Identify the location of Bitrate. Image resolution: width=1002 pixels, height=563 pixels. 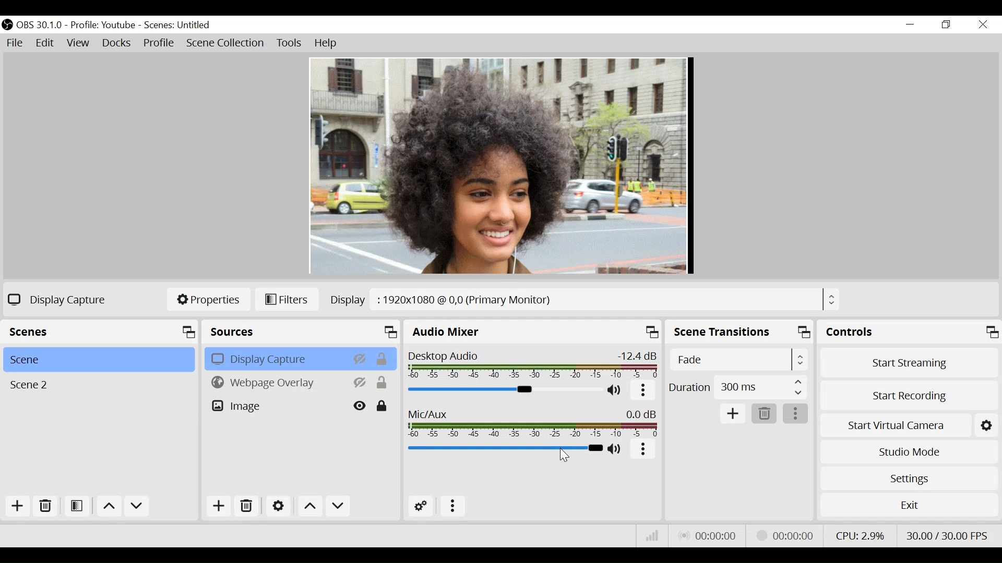
(653, 535).